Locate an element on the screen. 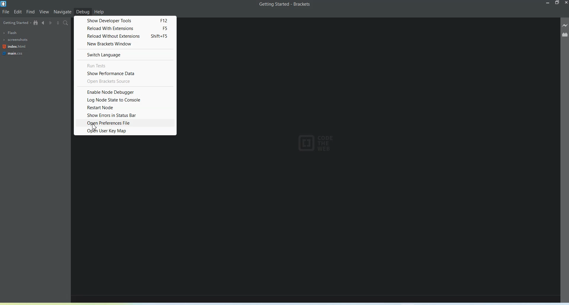 Image resolution: width=569 pixels, height=305 pixels. index.html is located at coordinates (15, 47).